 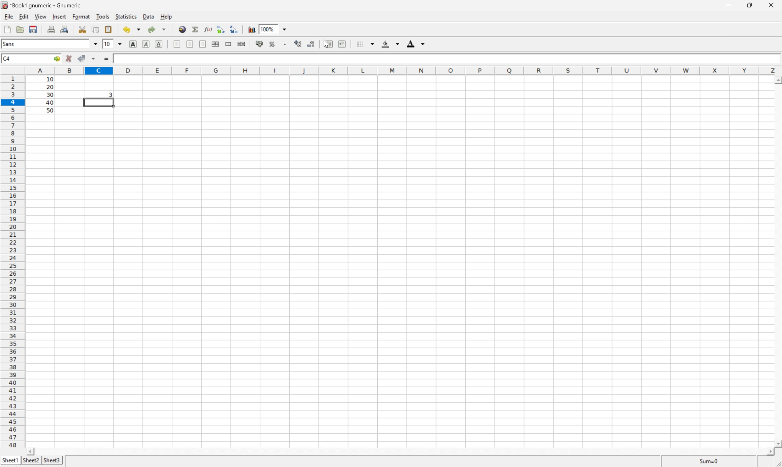 I want to click on 10, so click(x=49, y=80).